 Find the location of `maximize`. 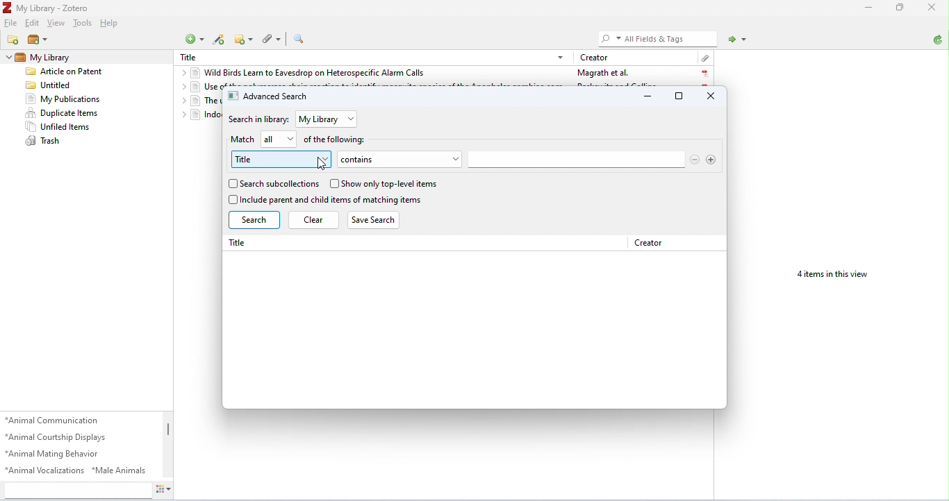

maximize is located at coordinates (898, 8).